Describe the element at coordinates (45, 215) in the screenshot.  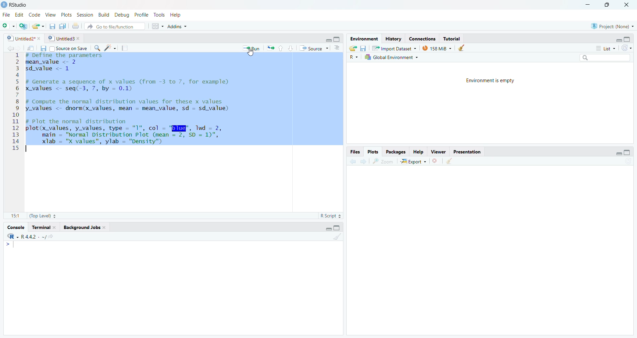
I see `(Top Level) ` at that location.